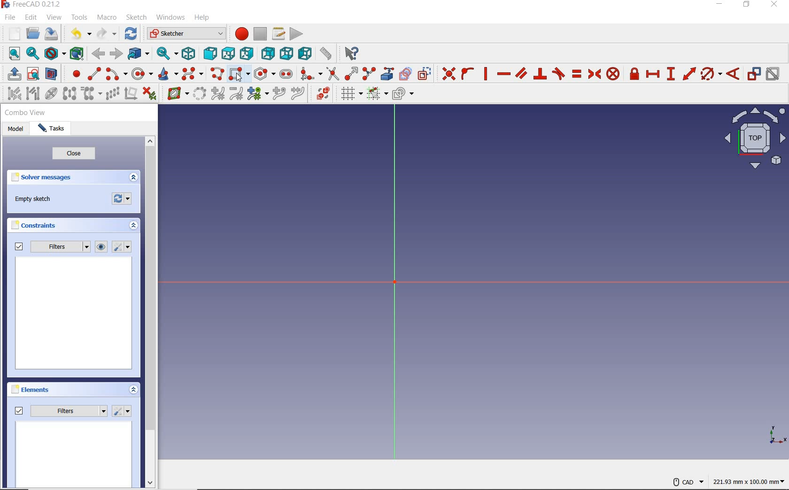 Image resolution: width=789 pixels, height=490 pixels. What do you see at coordinates (122, 201) in the screenshot?
I see `forces recomputation of active document` at bounding box center [122, 201].